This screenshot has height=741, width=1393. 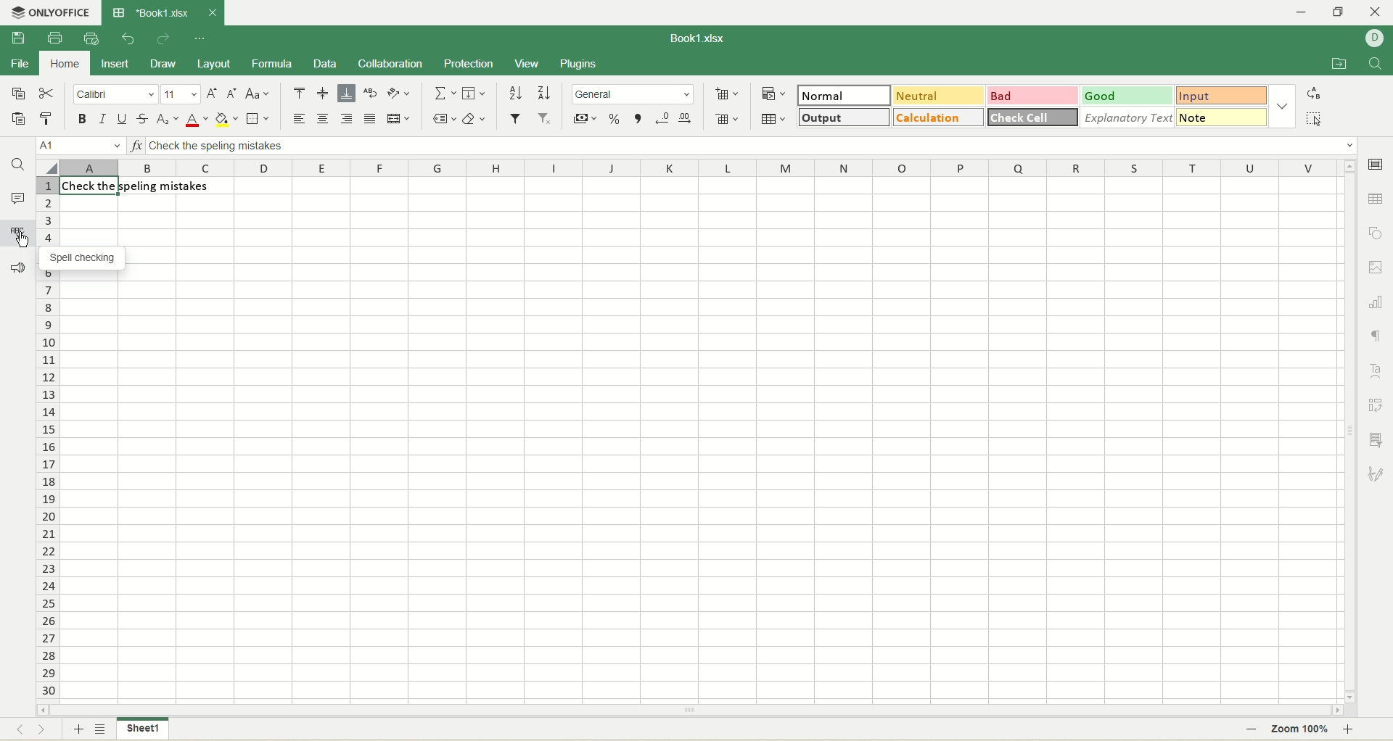 I want to click on summation, so click(x=443, y=92).